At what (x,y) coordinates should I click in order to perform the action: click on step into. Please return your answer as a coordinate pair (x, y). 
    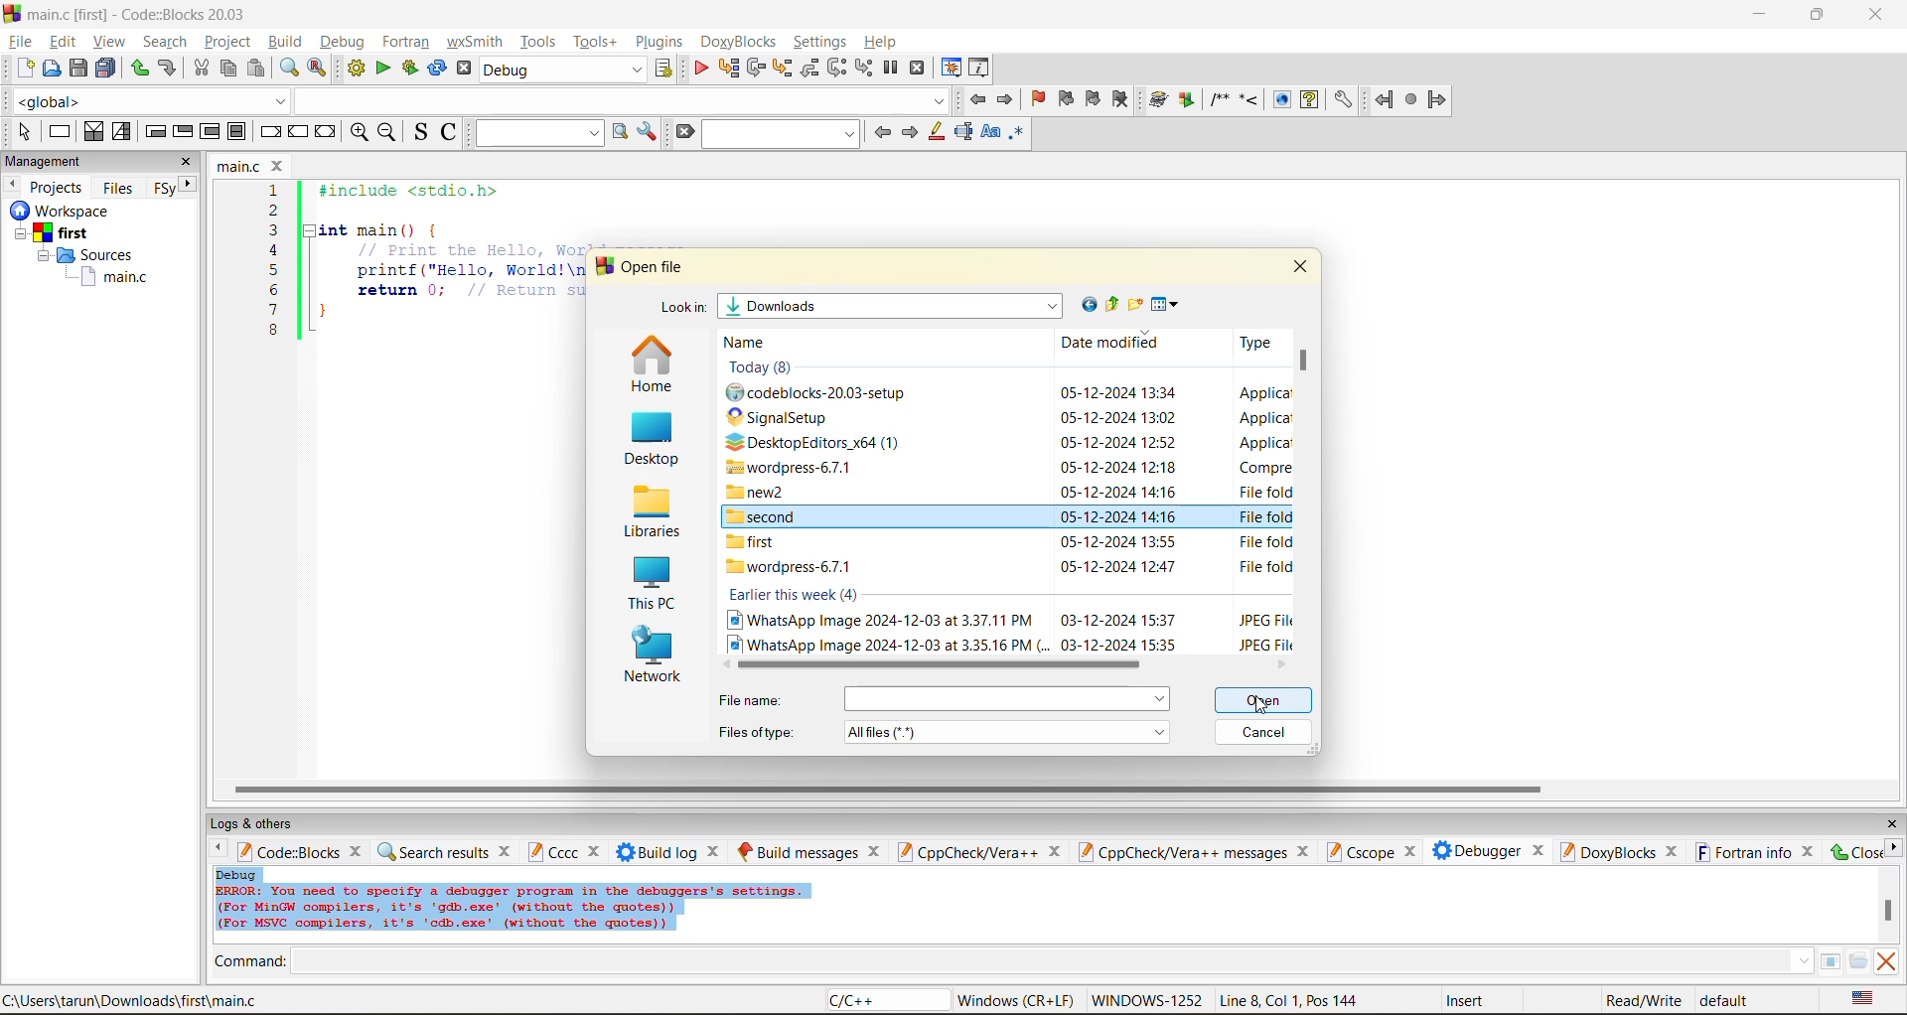
    Looking at the image, I should click on (1248, 98).